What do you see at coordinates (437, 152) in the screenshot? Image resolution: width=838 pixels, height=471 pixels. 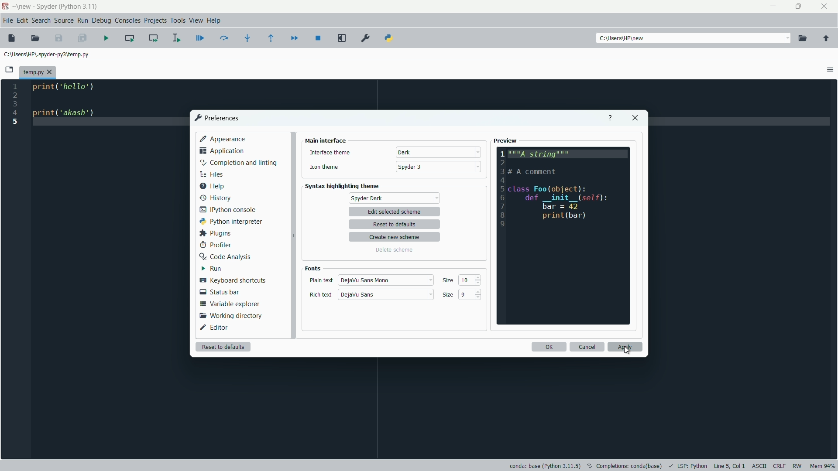 I see `theme dropdown` at bounding box center [437, 152].